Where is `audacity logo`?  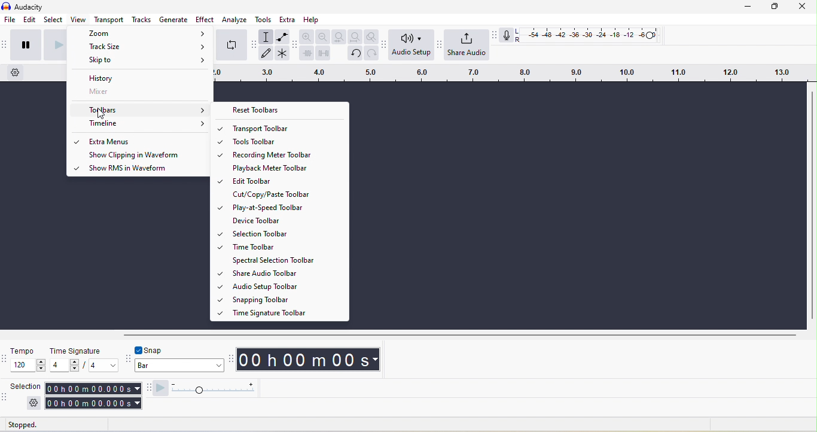 audacity logo is located at coordinates (6, 6).